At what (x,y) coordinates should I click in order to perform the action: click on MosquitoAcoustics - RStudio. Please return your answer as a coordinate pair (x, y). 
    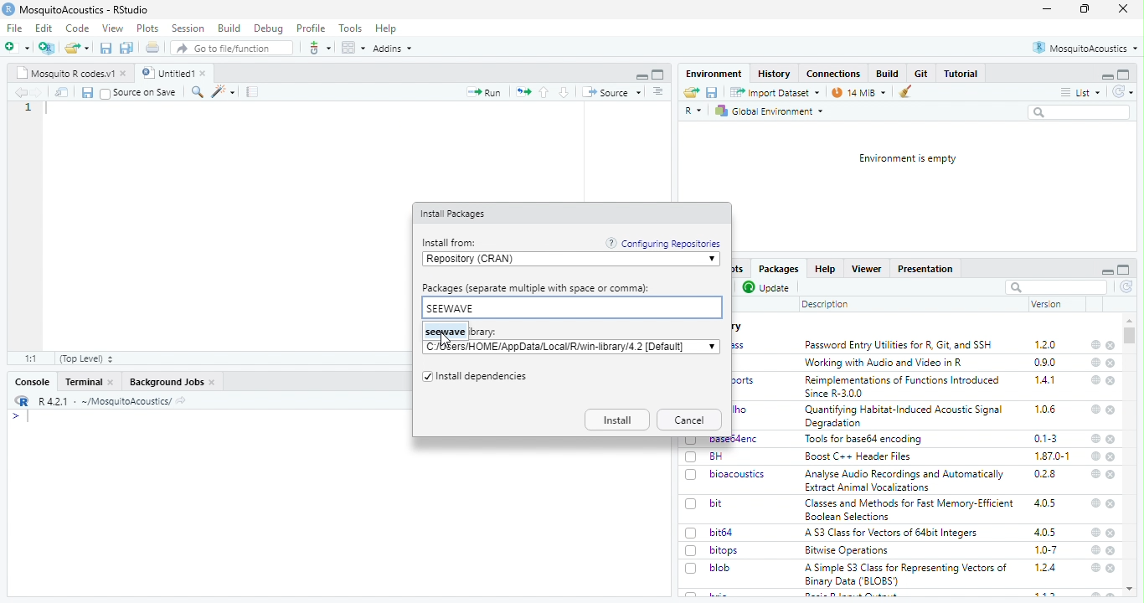
    Looking at the image, I should click on (85, 10).